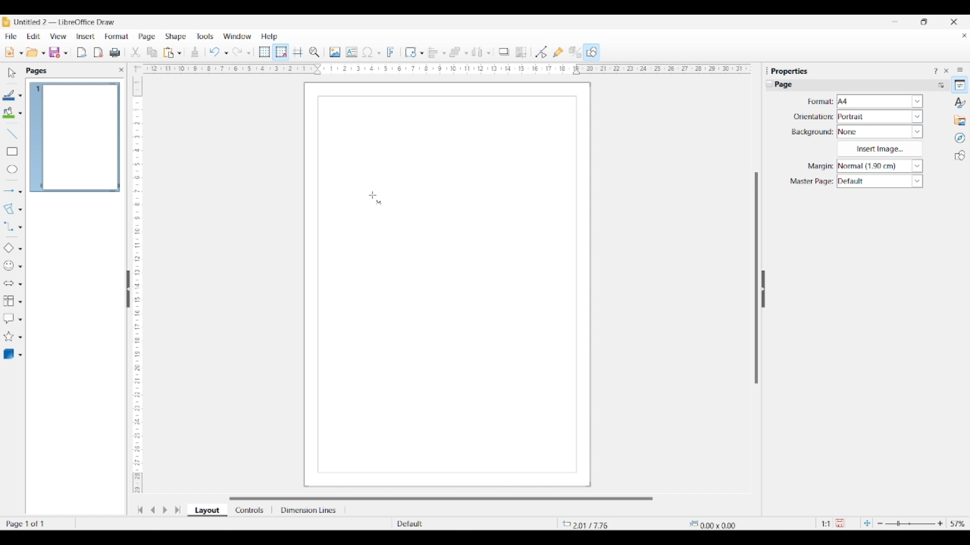 The image size is (970, 545). Describe the element at coordinates (152, 52) in the screenshot. I see `Selected copy options` at that location.